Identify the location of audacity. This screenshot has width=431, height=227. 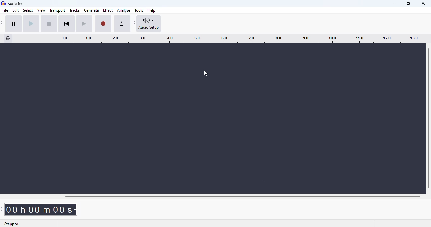
(15, 4).